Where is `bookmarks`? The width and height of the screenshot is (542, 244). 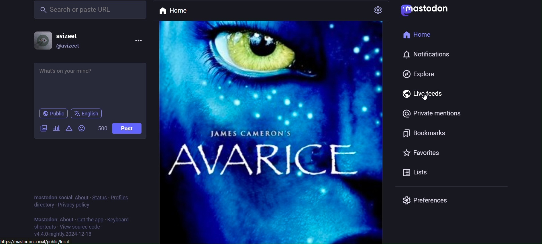 bookmarks is located at coordinates (427, 133).